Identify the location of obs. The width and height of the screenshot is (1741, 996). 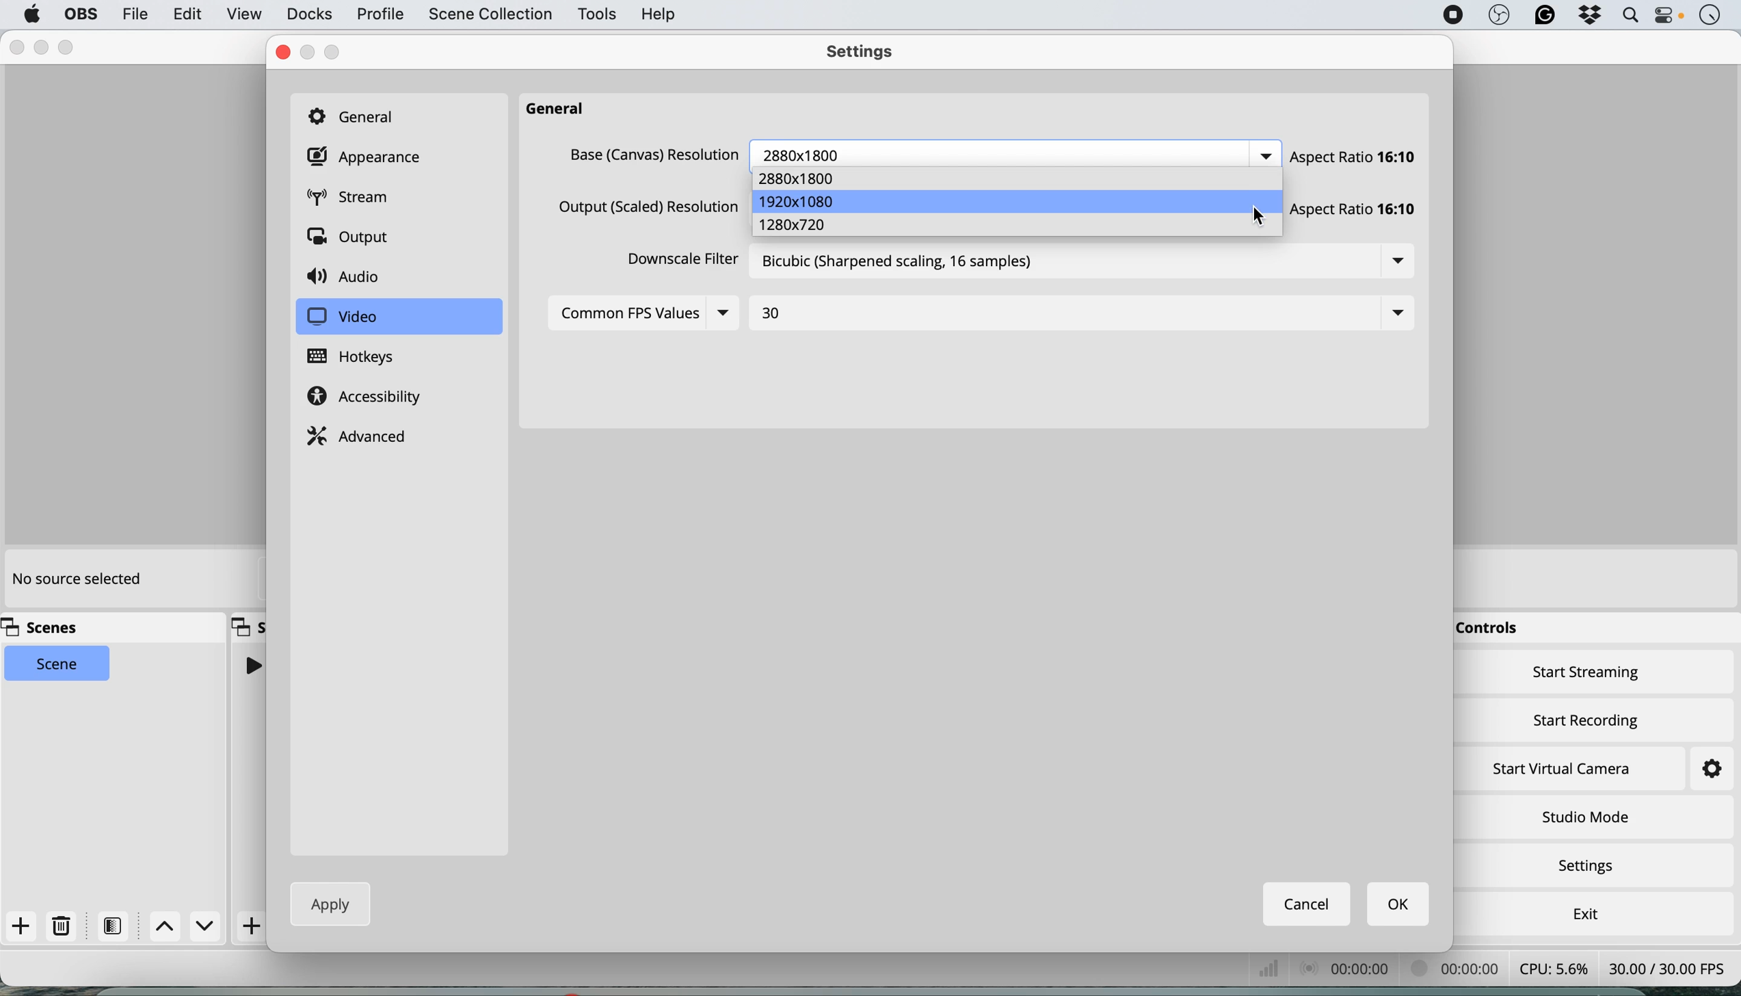
(1497, 16).